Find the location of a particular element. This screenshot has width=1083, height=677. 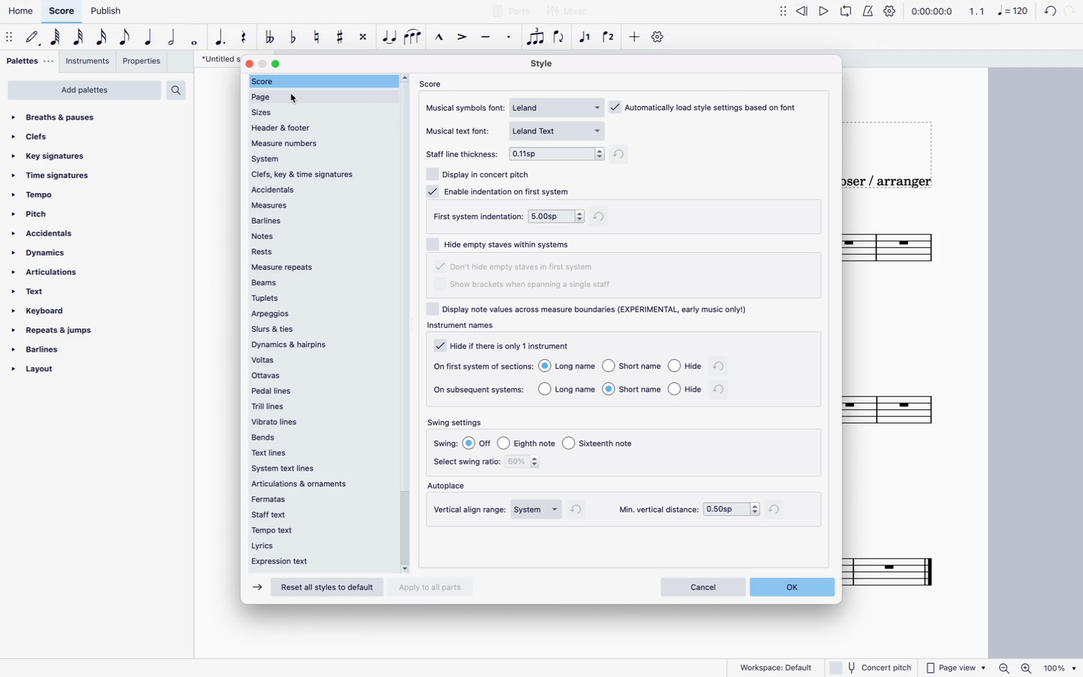

slurs & ties is located at coordinates (318, 329).